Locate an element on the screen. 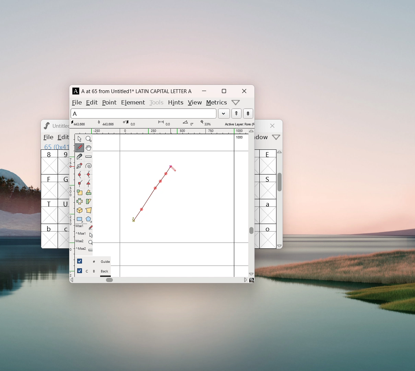 The image size is (415, 371). E is located at coordinates (268, 162).